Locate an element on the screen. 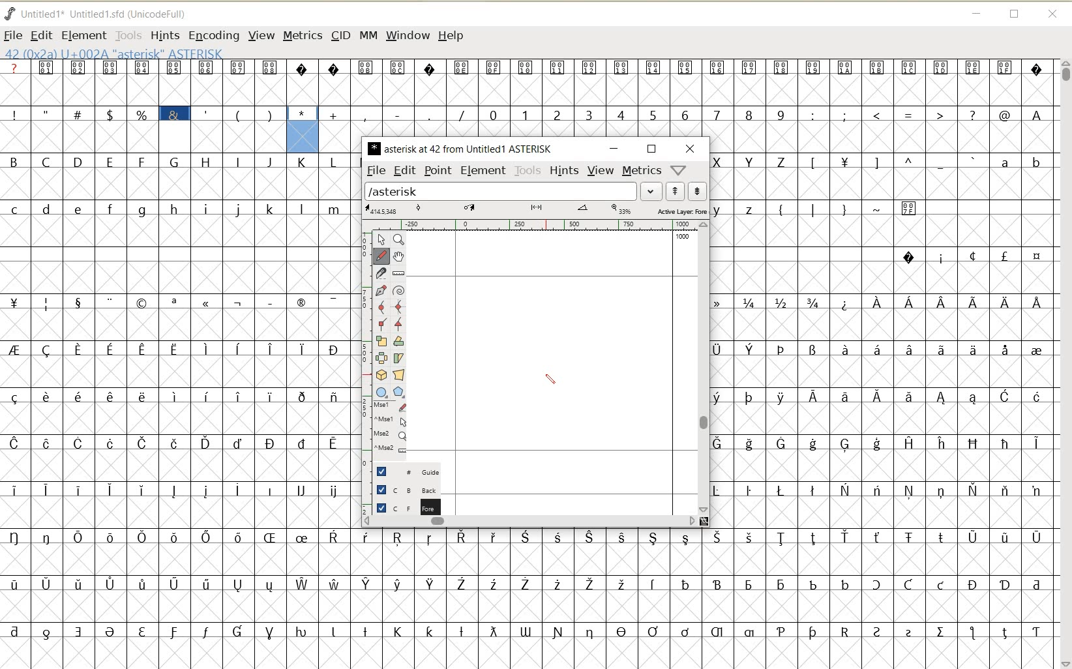 This screenshot has width=1072, height=669. ELEMENT is located at coordinates (484, 171).